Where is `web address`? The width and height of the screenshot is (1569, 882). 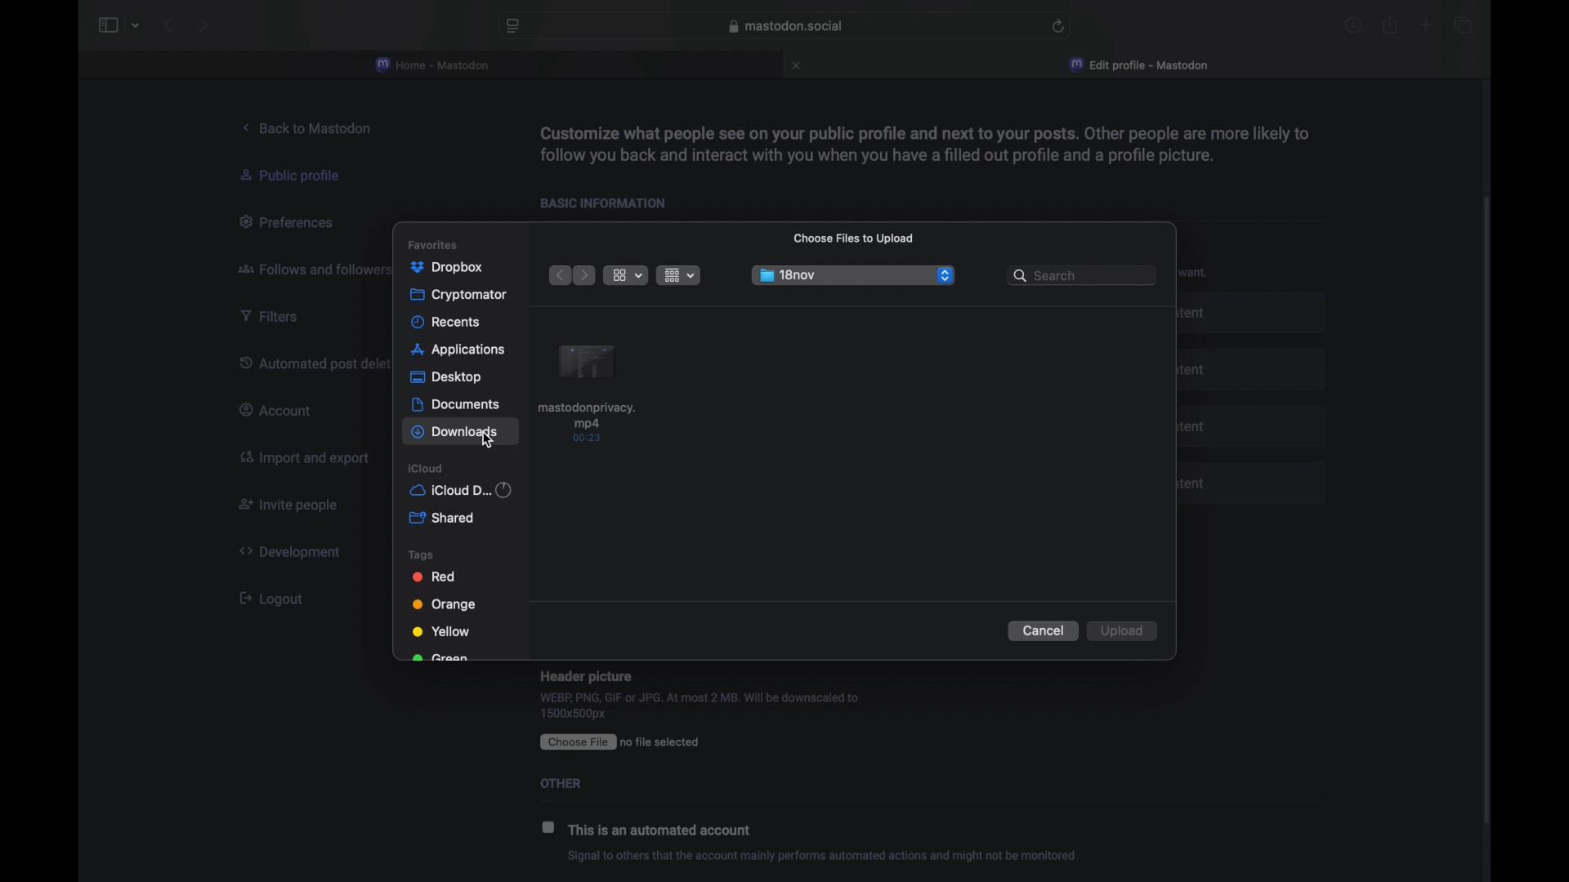
web address is located at coordinates (785, 26).